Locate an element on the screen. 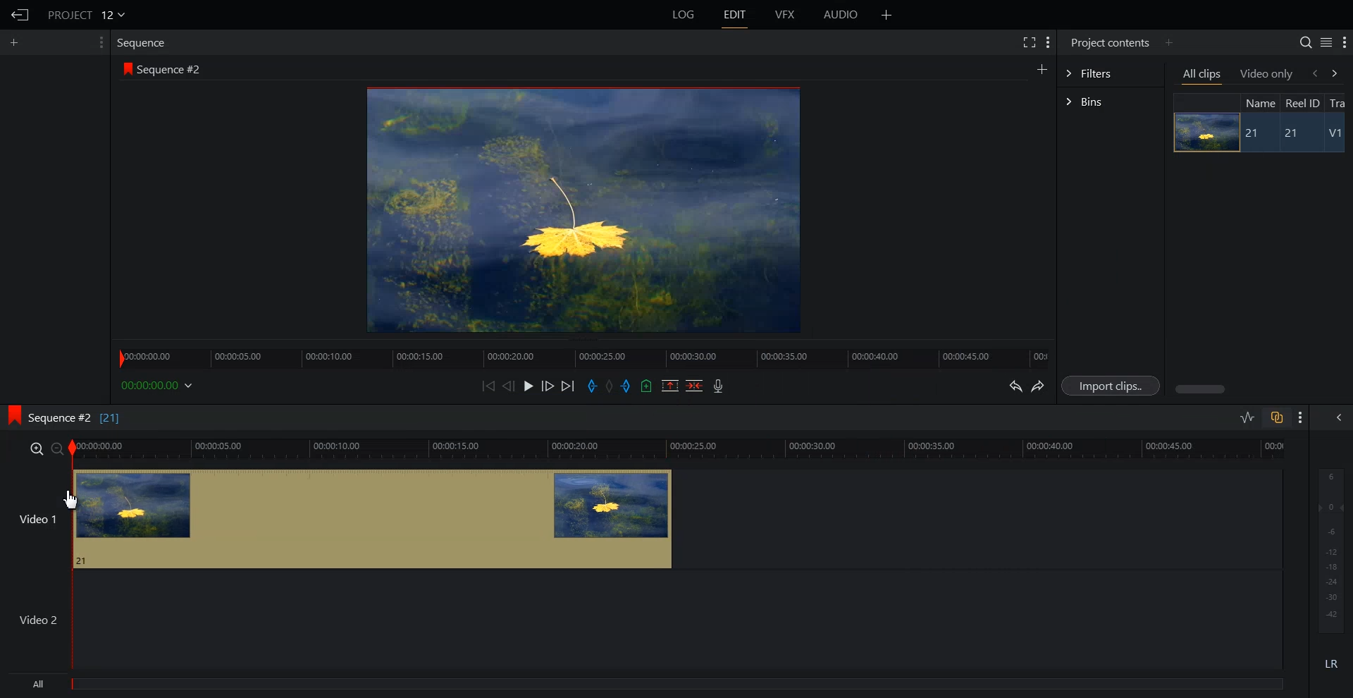  Sequence #2 is located at coordinates (173, 70).